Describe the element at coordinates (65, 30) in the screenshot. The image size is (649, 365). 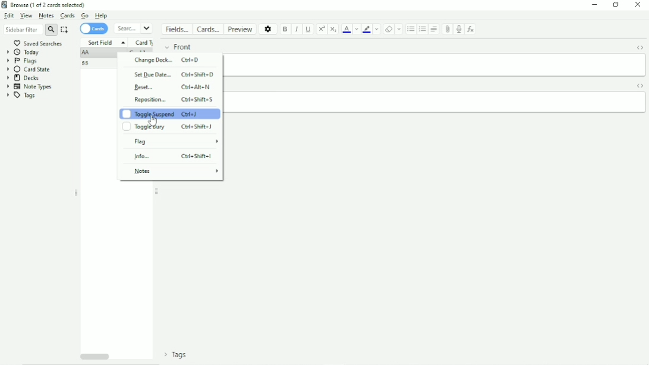
I see `Select` at that location.